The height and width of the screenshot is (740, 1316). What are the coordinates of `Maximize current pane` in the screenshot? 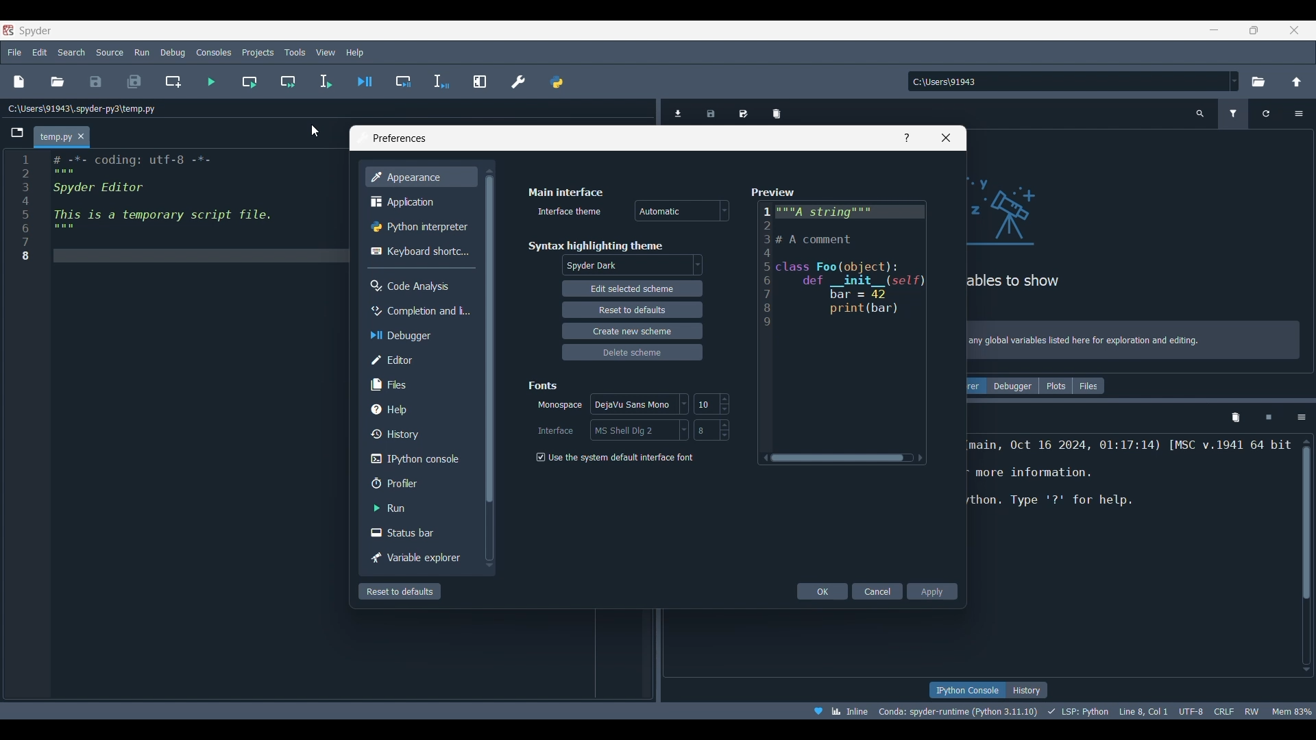 It's located at (480, 81).